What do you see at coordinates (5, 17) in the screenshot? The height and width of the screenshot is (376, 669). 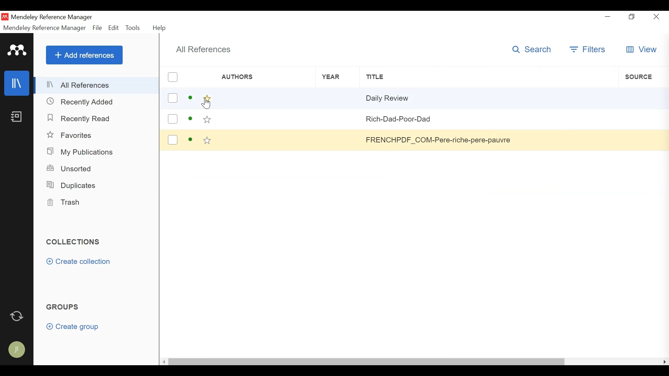 I see `Mendeley Desktop Icon` at bounding box center [5, 17].